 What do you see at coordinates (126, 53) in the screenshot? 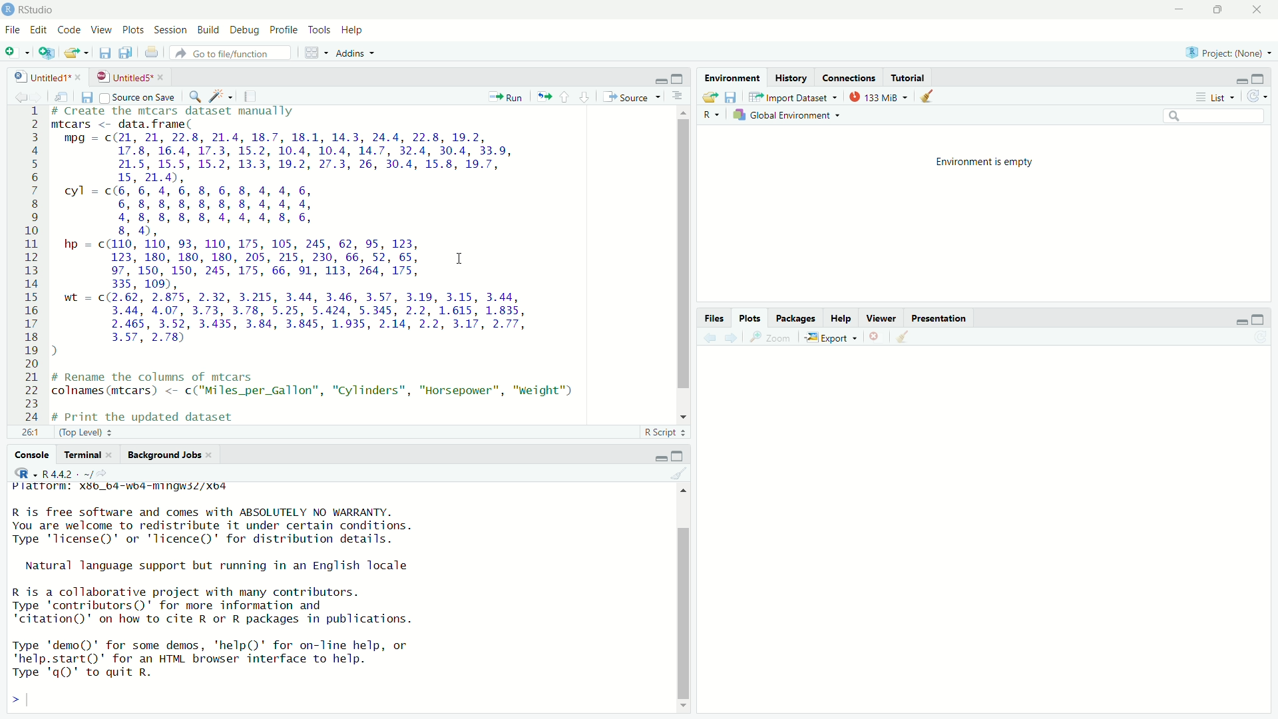
I see `copy` at bounding box center [126, 53].